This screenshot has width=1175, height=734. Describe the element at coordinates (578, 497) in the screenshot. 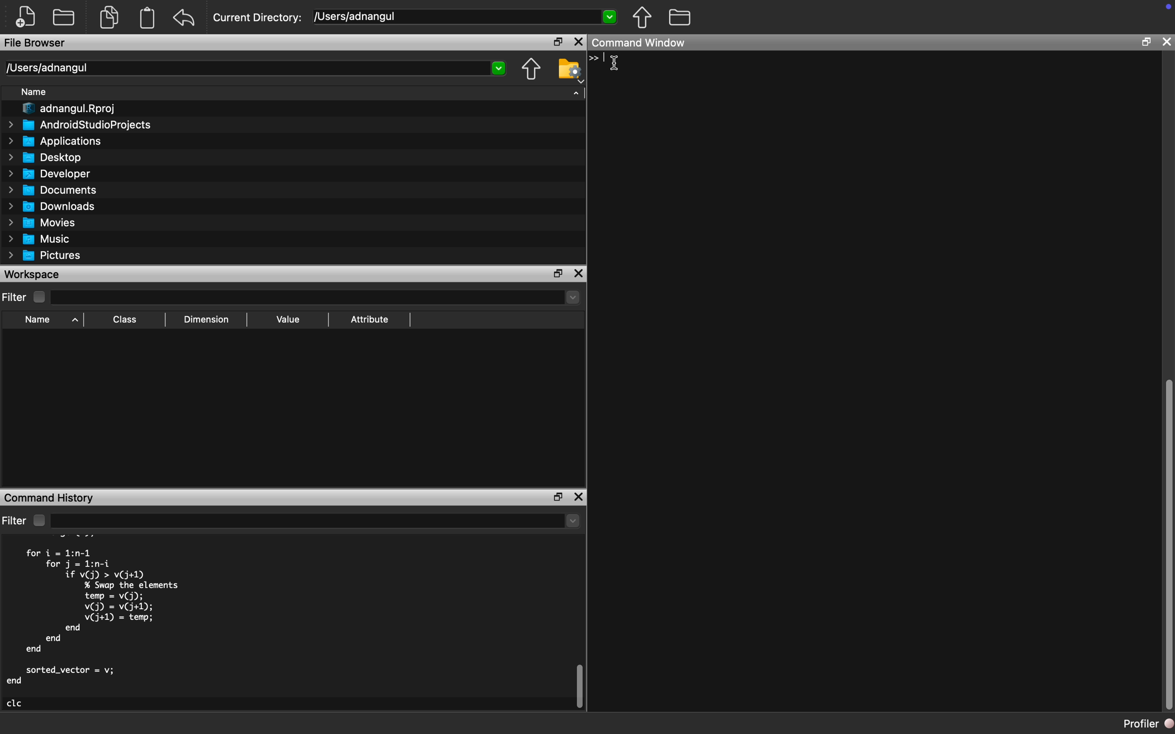

I see `Close` at that location.